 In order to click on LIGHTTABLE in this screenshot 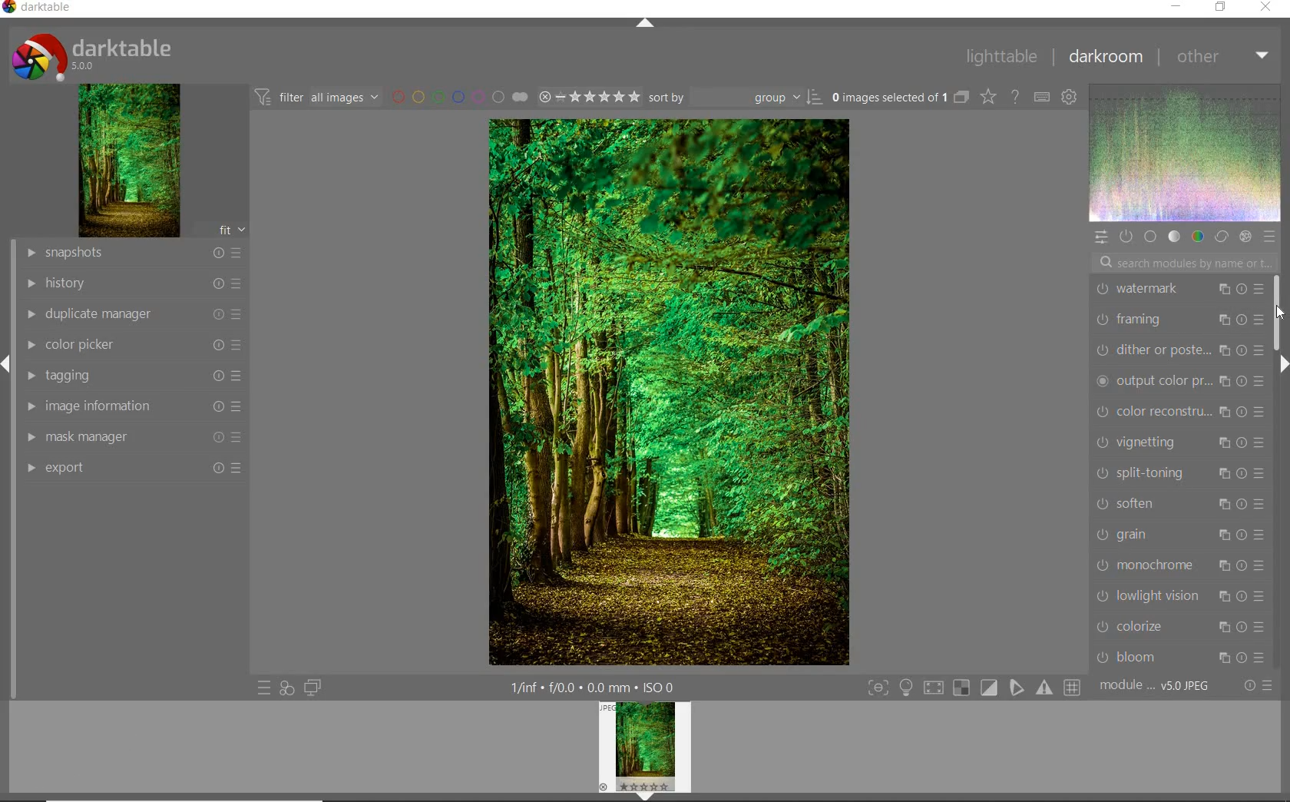, I will do `click(1002, 57)`.